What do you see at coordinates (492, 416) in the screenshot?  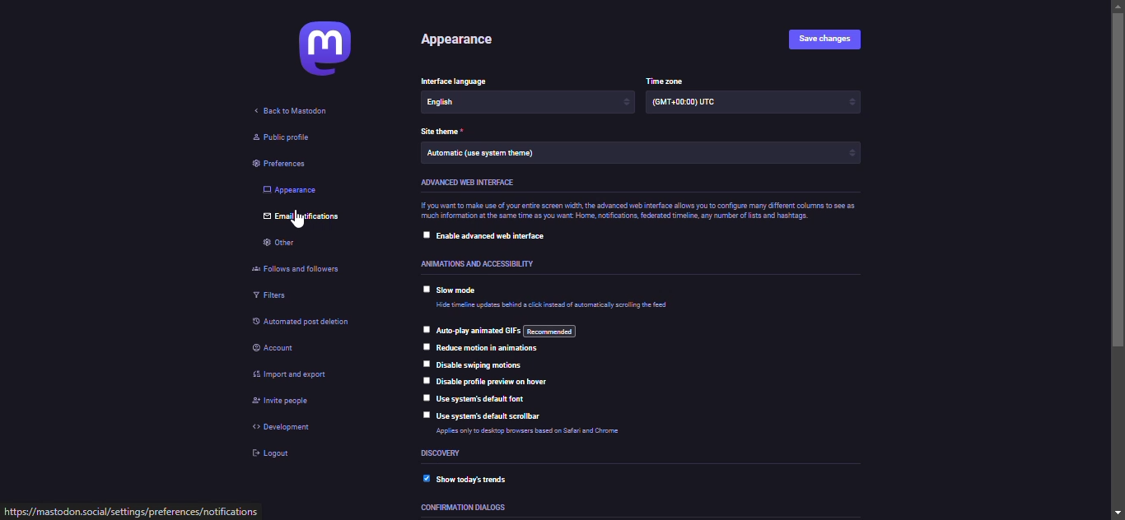 I see `use system's default scrollbar` at bounding box center [492, 416].